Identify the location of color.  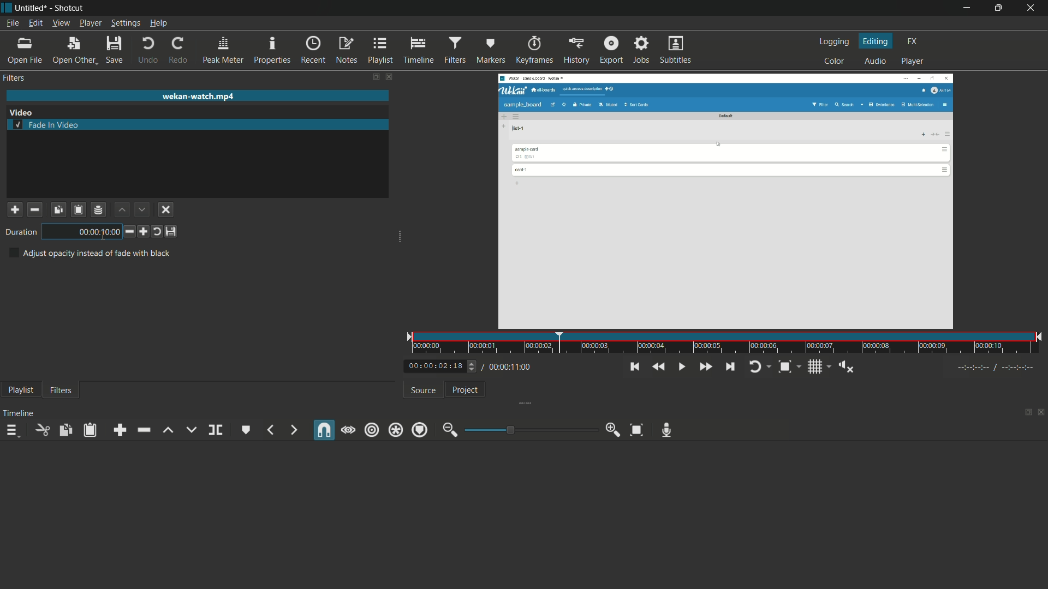
(835, 61).